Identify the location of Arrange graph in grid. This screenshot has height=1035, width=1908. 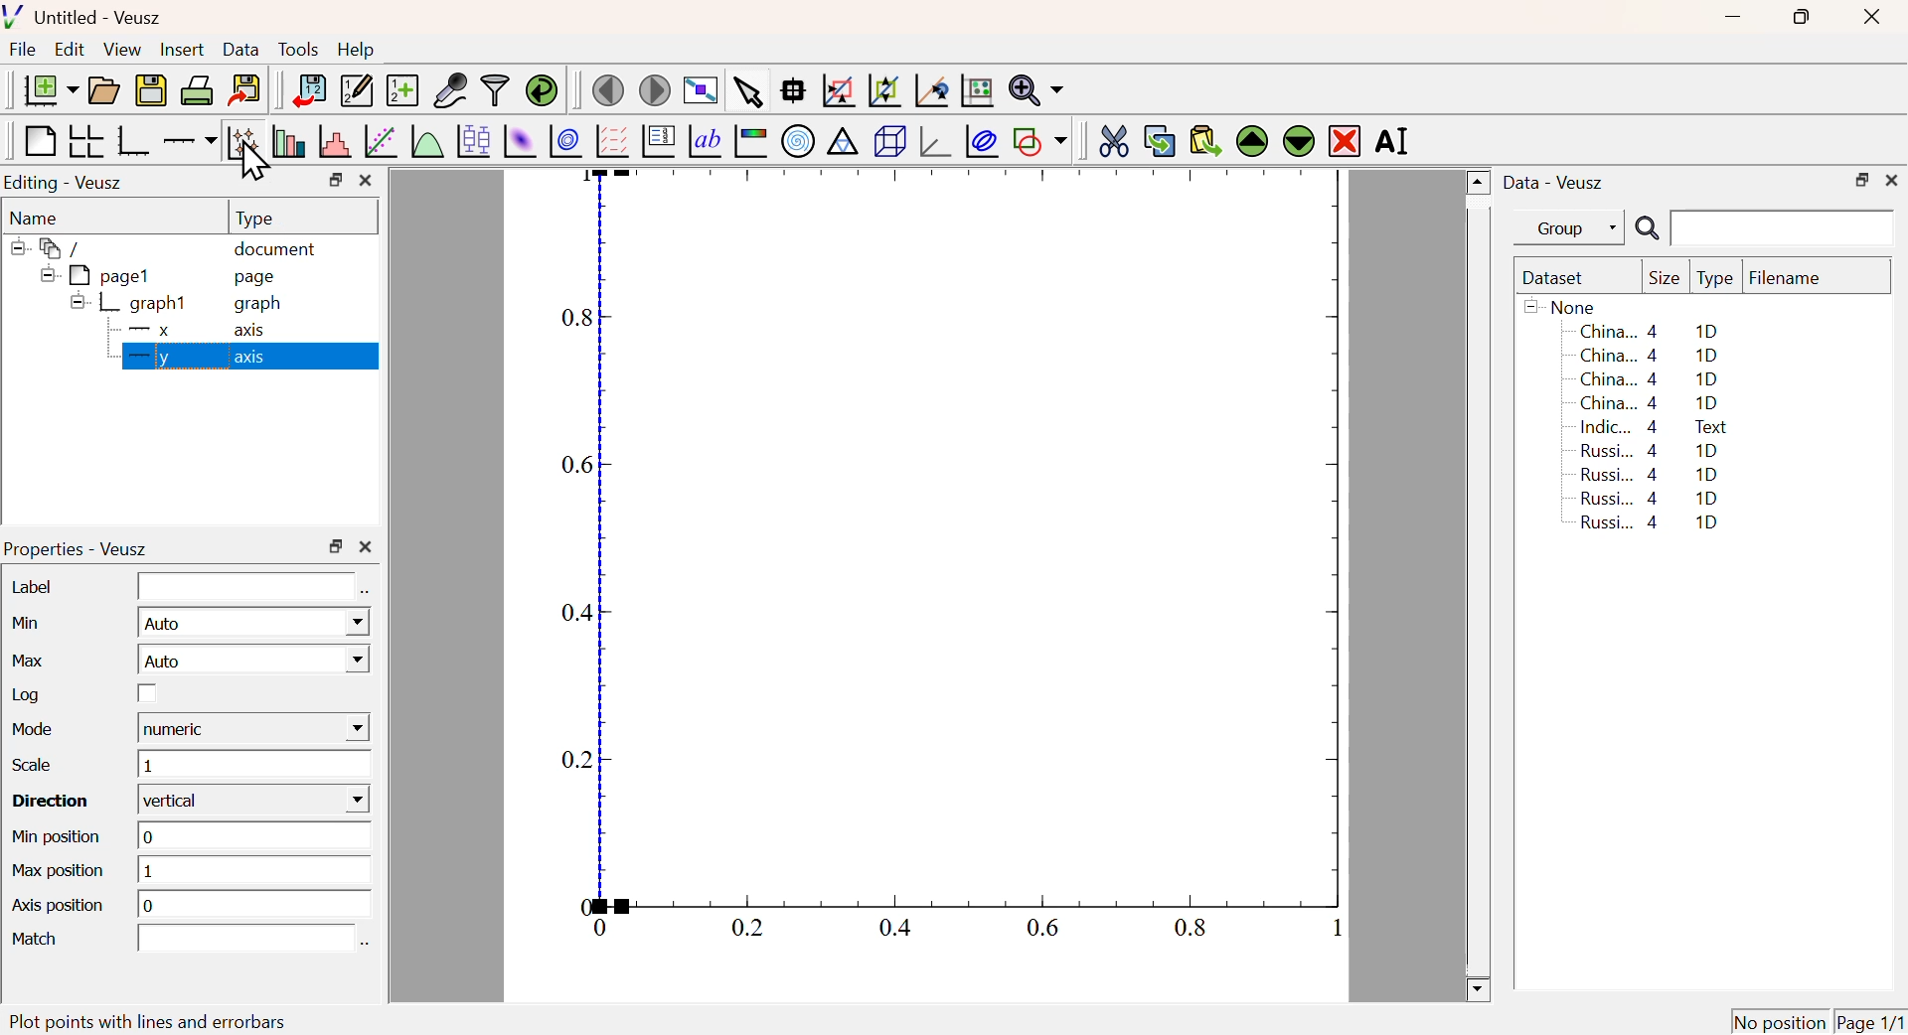
(84, 140).